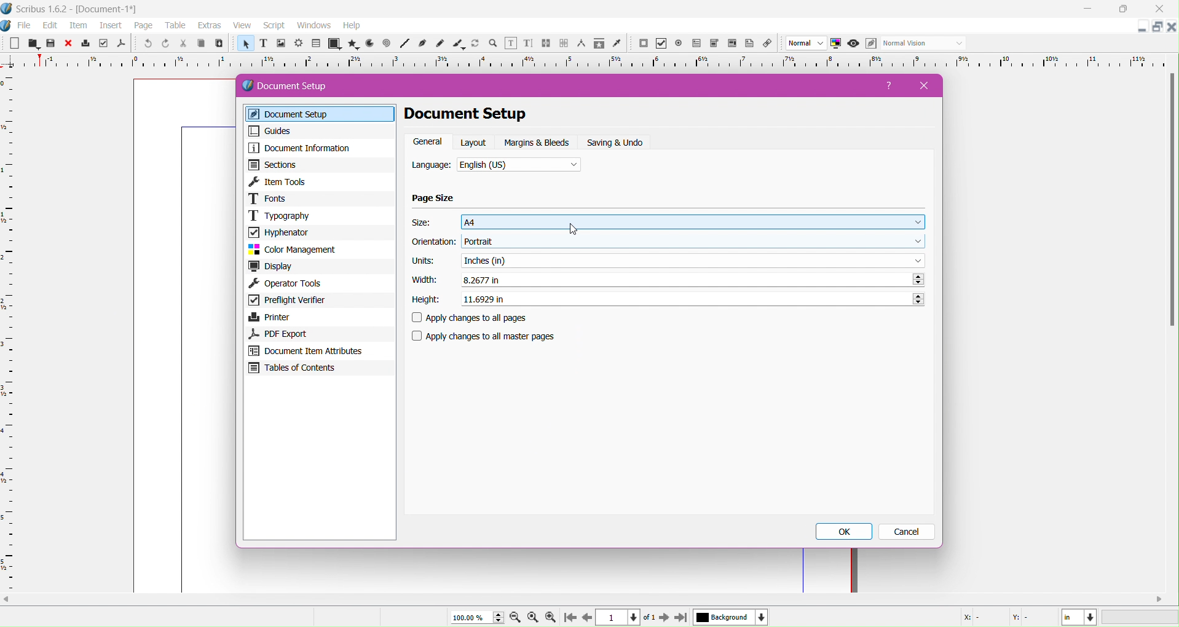 This screenshot has width=1179, height=627. What do you see at coordinates (923, 44) in the screenshot?
I see `visual appearance of the display` at bounding box center [923, 44].